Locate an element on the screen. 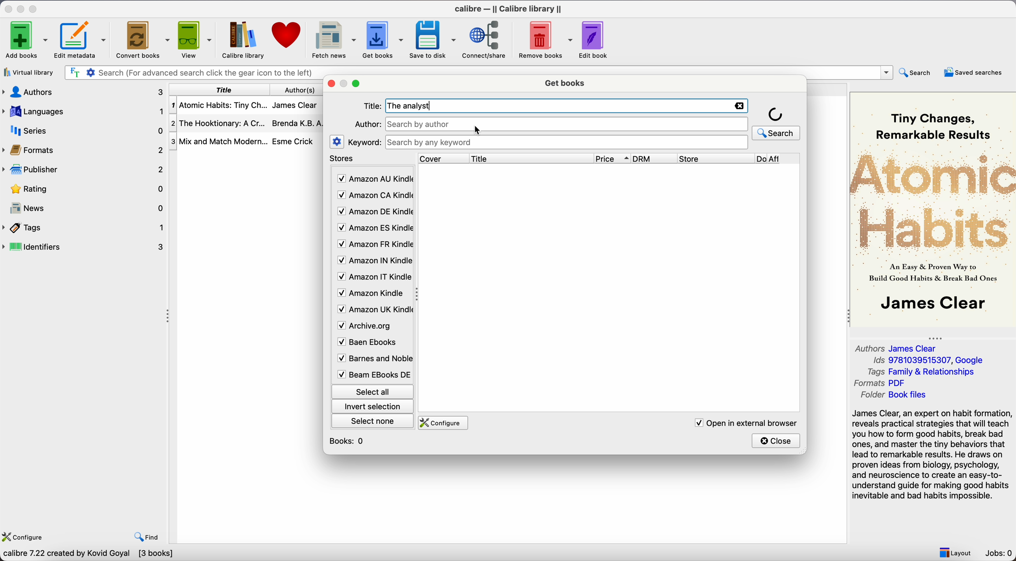 The image size is (1016, 561). Baen Ebooks is located at coordinates (370, 344).